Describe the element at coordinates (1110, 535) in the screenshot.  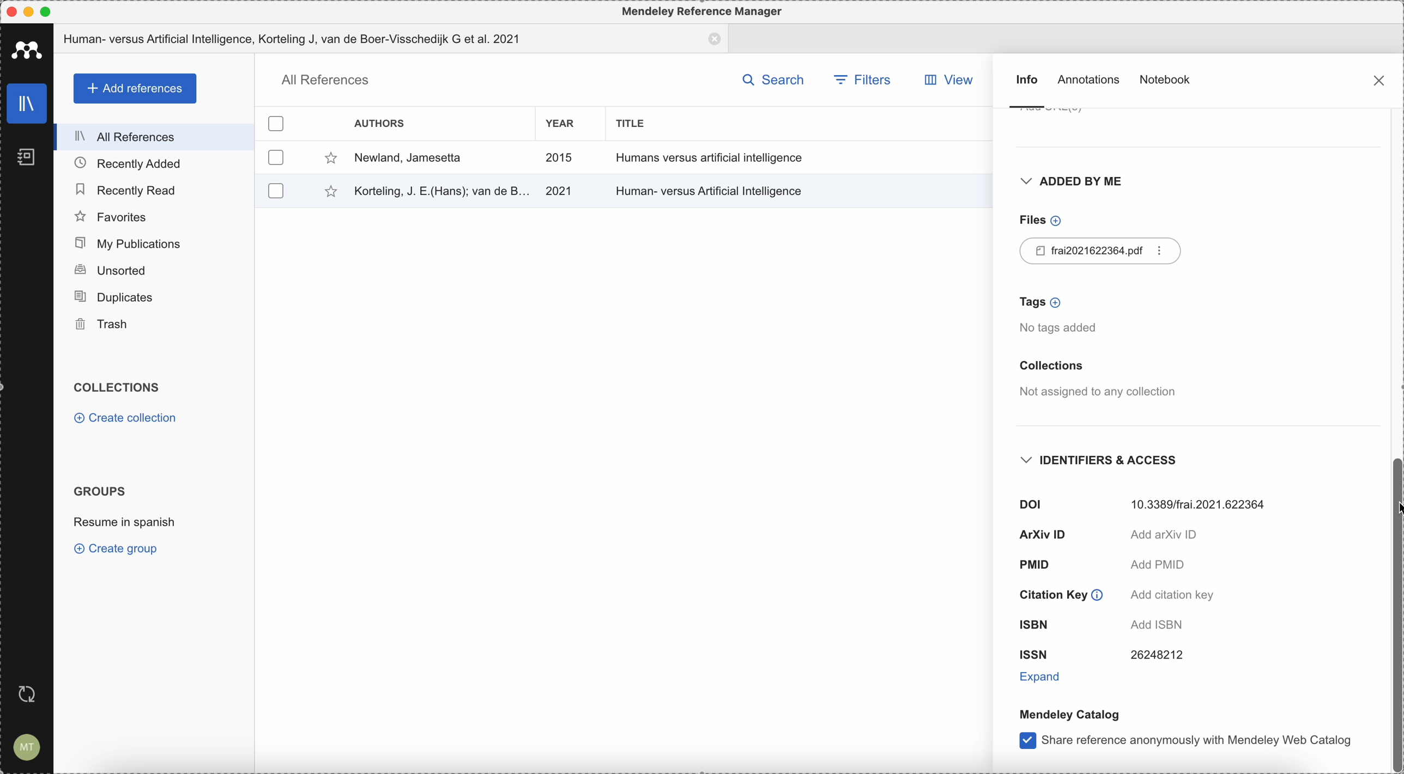
I see `arxiv` at that location.